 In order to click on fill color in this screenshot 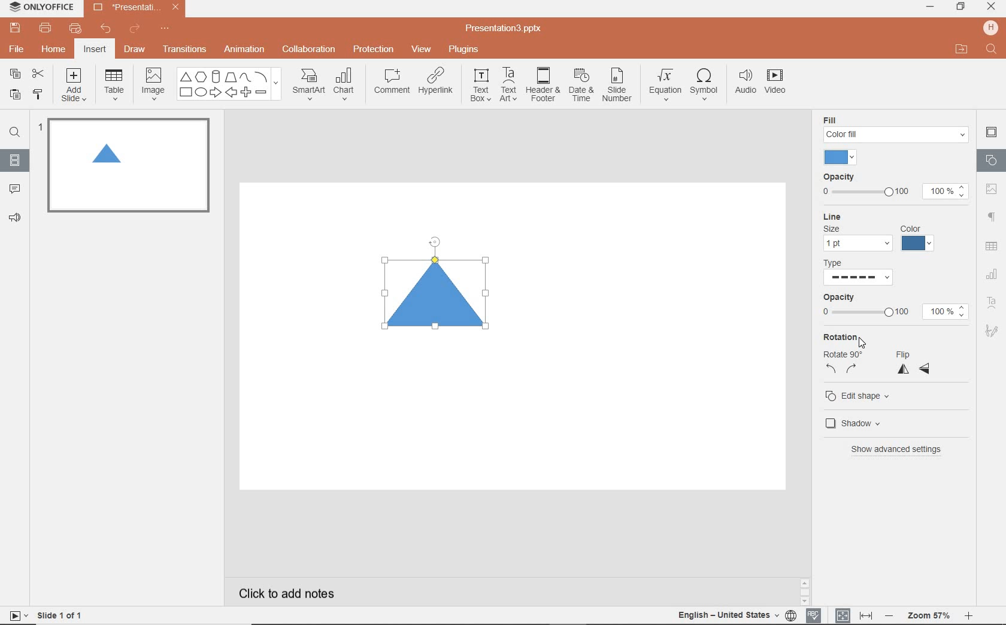, I will do `click(843, 157)`.